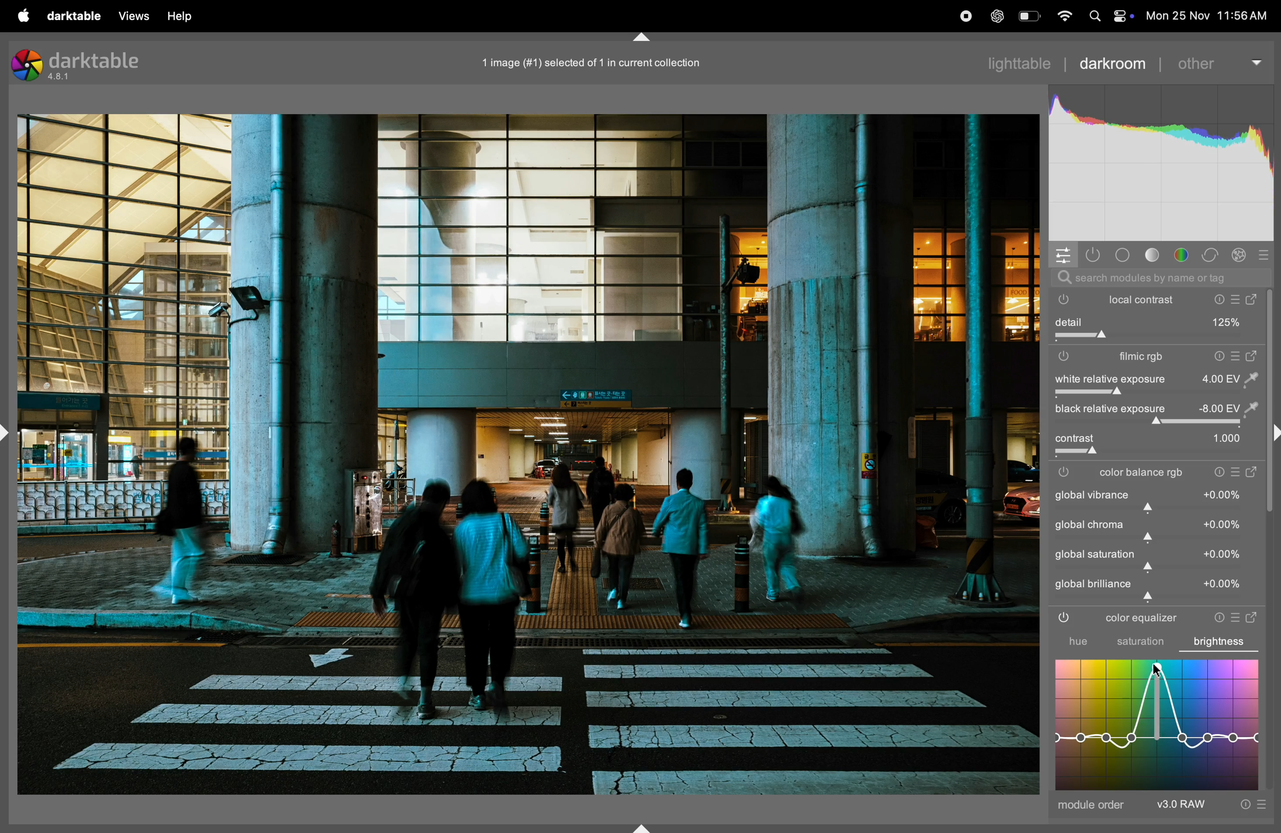  I want to click on filmic rgb switch off, so click(1067, 472).